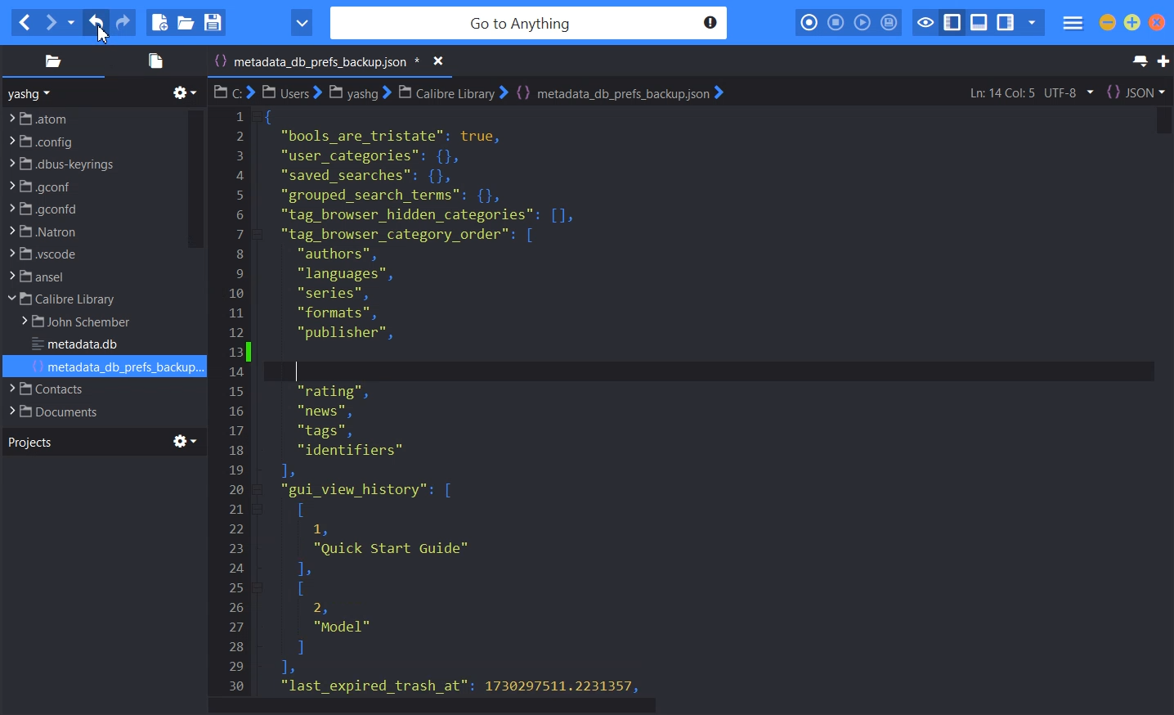 Image resolution: width=1174 pixels, height=715 pixels. Describe the element at coordinates (862, 23) in the screenshot. I see `Play last macro` at that location.